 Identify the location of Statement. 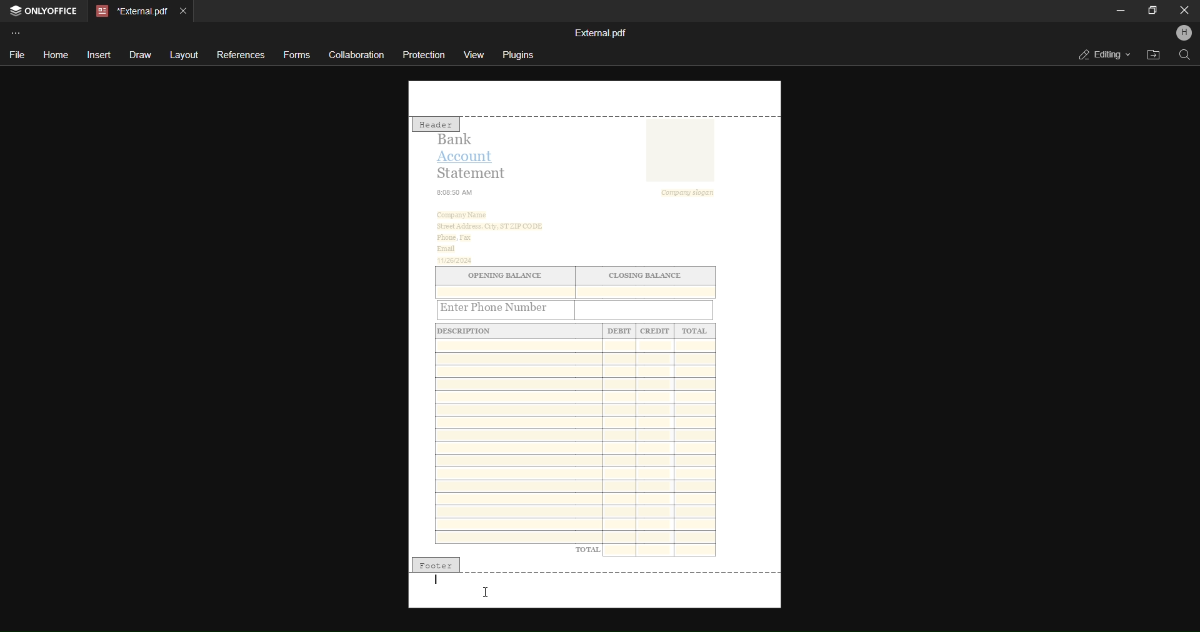
(474, 173).